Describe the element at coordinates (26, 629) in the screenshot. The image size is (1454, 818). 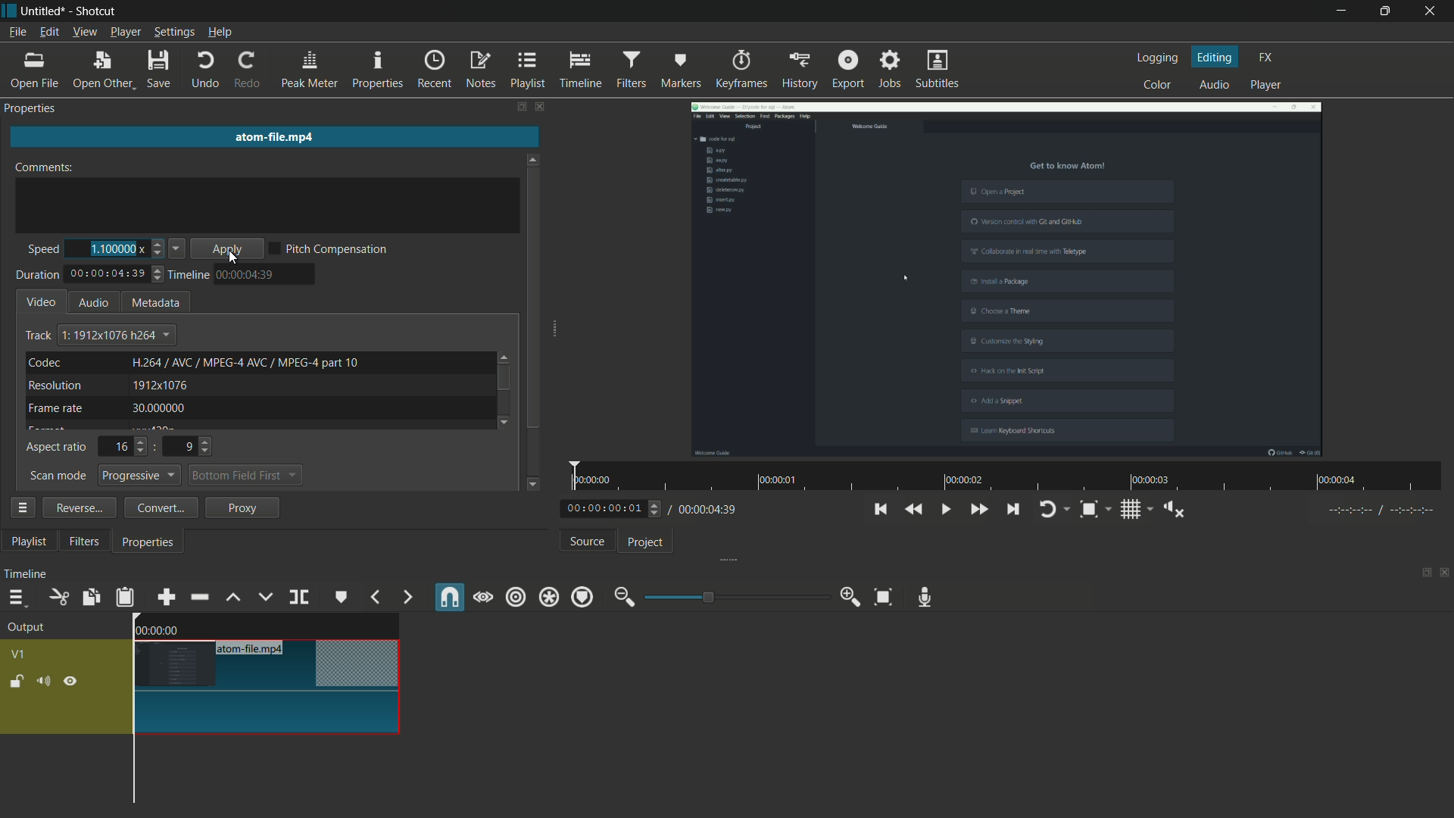
I see `output` at that location.